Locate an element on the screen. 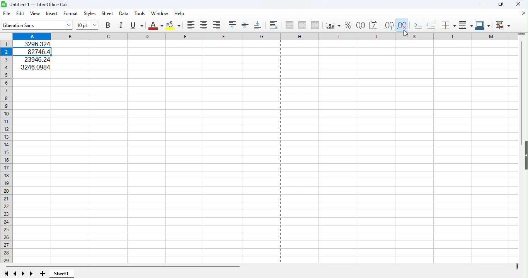 The width and height of the screenshot is (528, 278). Add new sheet is located at coordinates (43, 273).